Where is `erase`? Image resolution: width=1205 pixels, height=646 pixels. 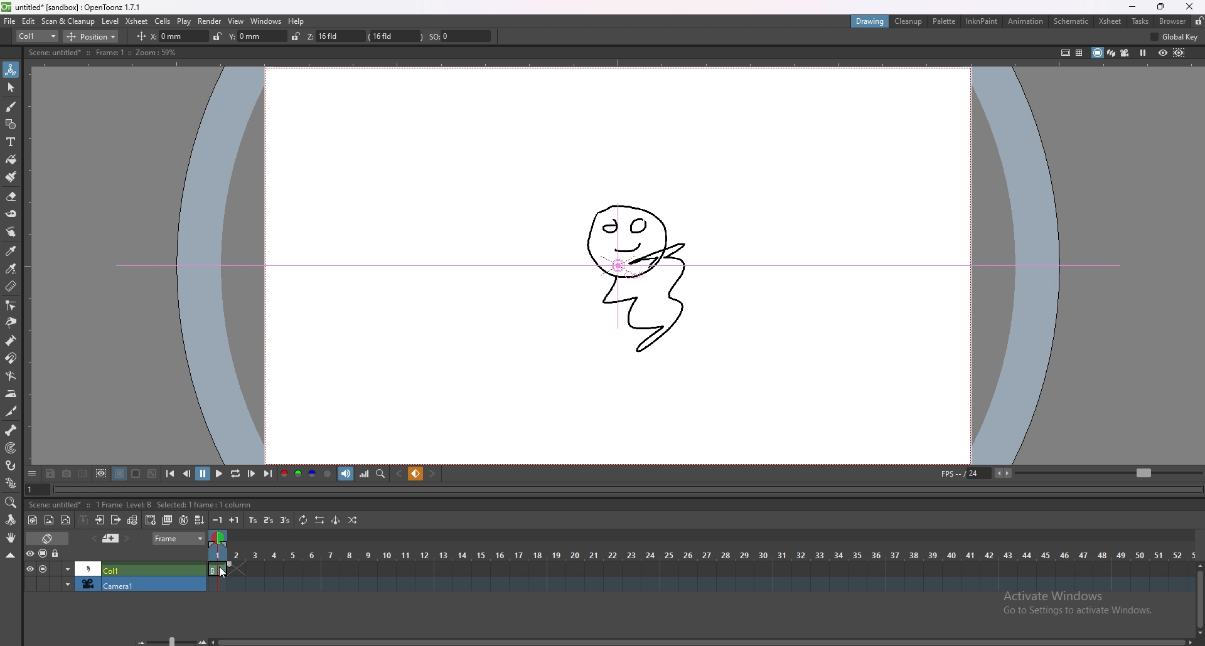 erase is located at coordinates (11, 197).